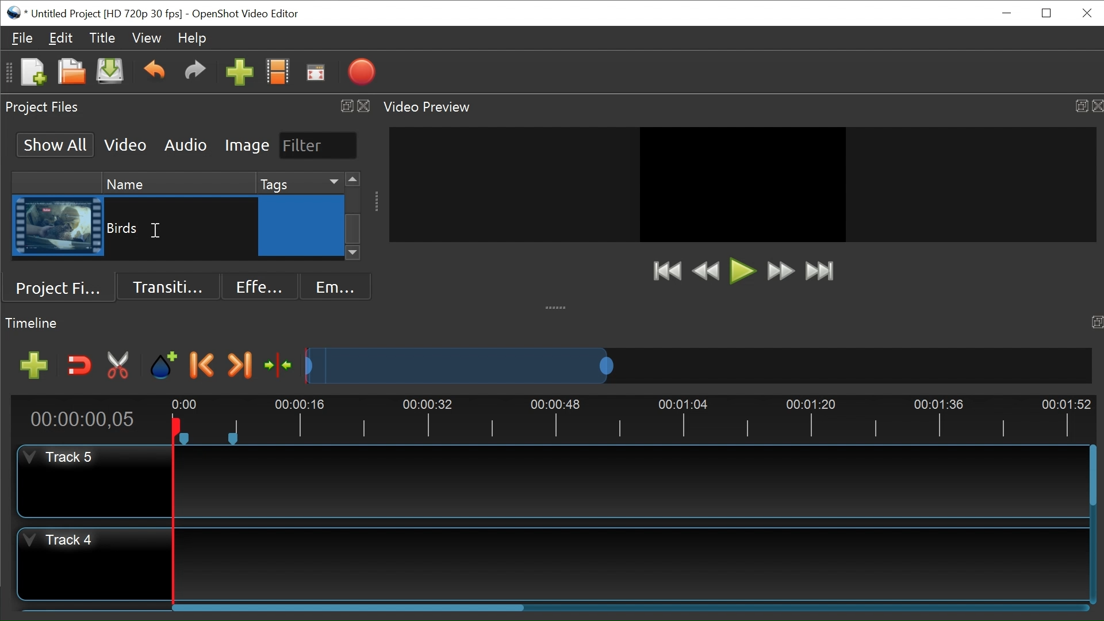  I want to click on Video Preview, so click(740, 107).